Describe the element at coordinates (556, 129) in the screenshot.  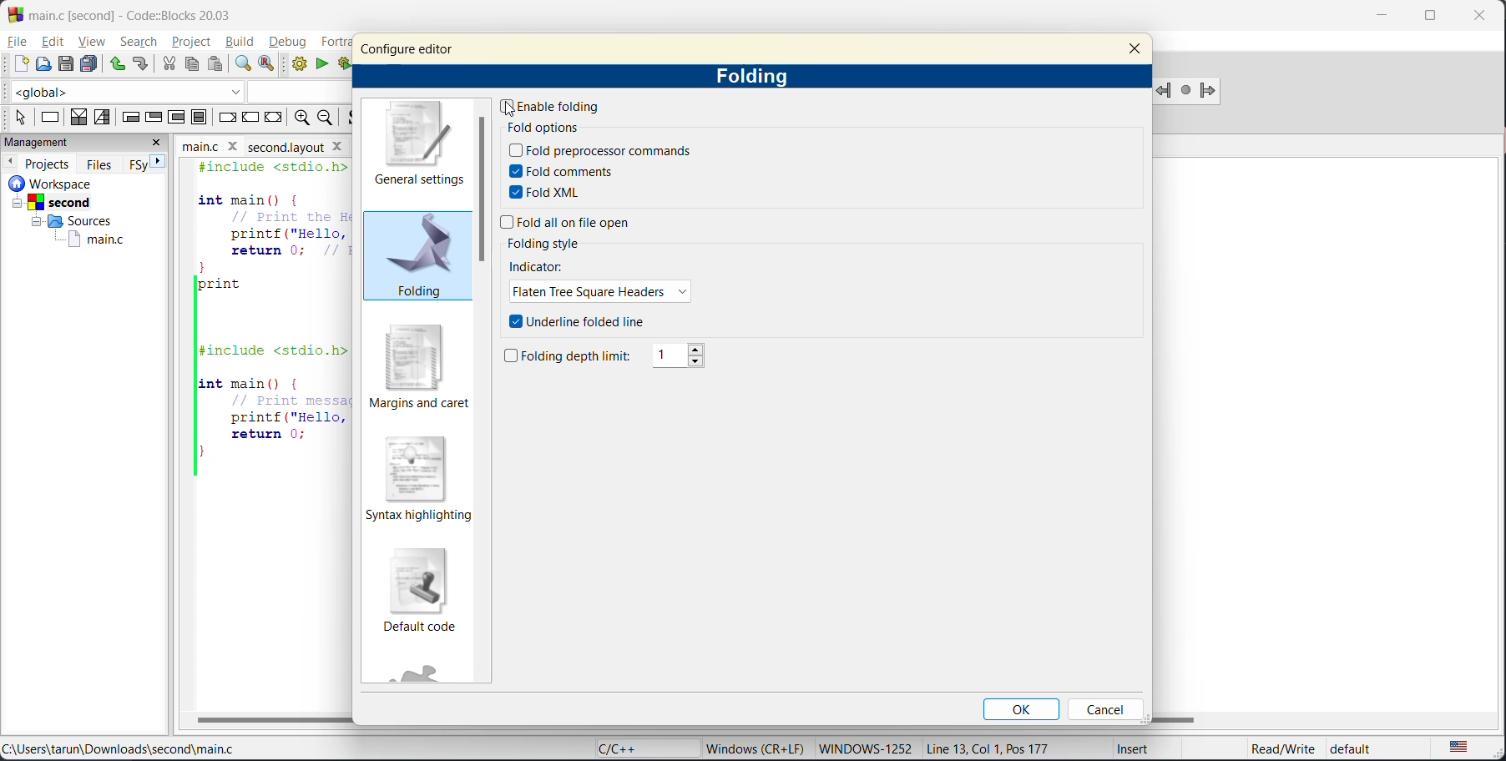
I see `fold options` at that location.